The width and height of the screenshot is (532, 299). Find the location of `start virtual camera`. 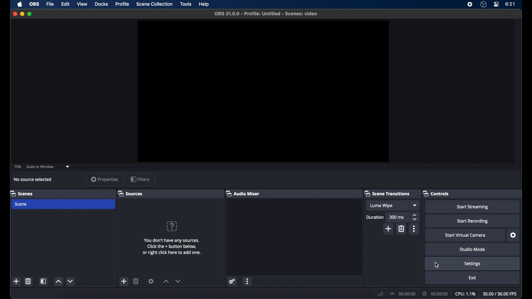

start virtual camera is located at coordinates (465, 235).